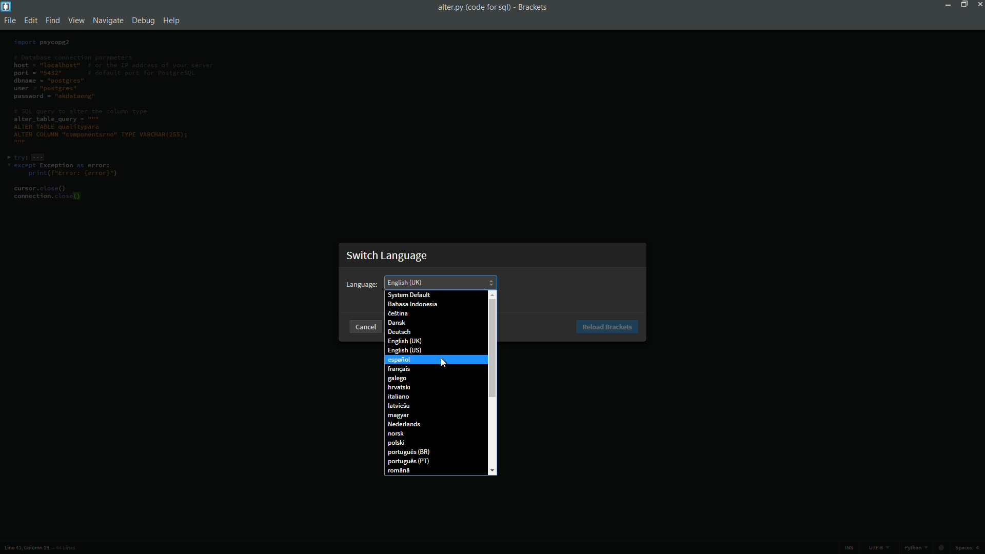  I want to click on file encoding, so click(878, 548).